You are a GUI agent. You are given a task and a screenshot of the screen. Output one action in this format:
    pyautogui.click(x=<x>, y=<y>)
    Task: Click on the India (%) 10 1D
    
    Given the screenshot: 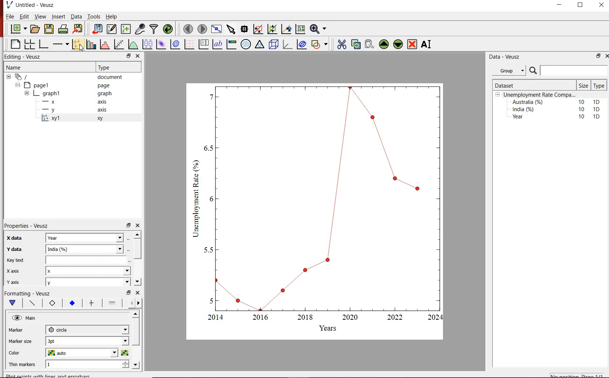 What is the action you would take?
    pyautogui.click(x=557, y=109)
    